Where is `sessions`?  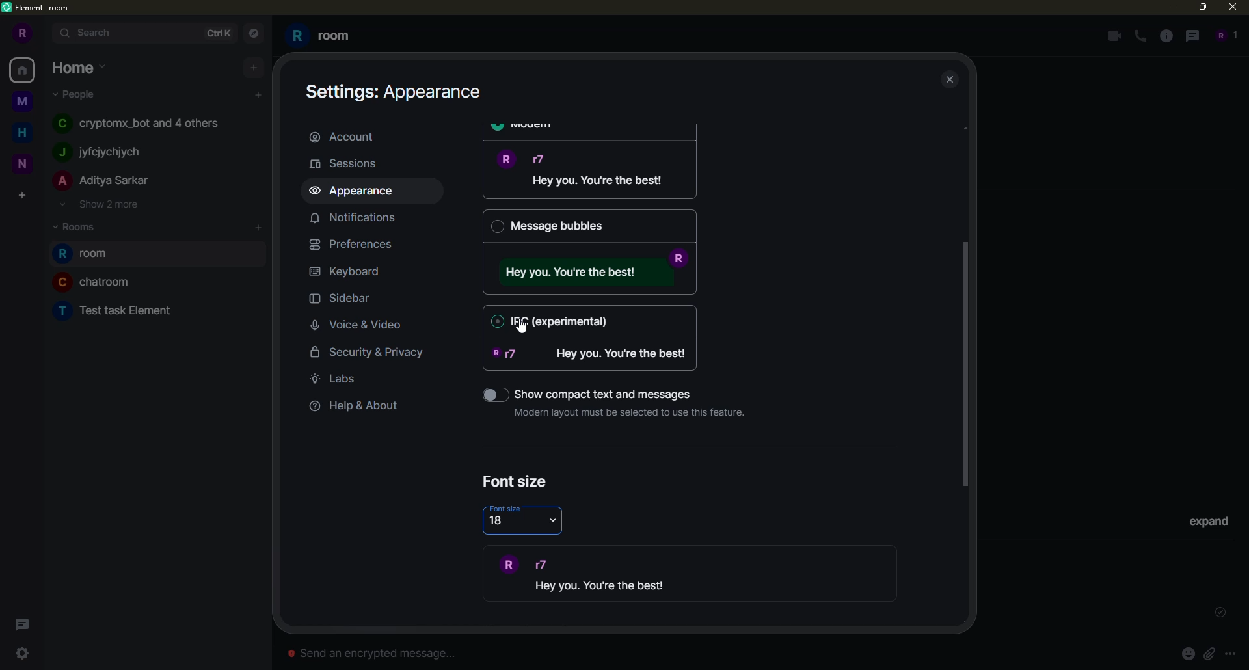 sessions is located at coordinates (349, 162).